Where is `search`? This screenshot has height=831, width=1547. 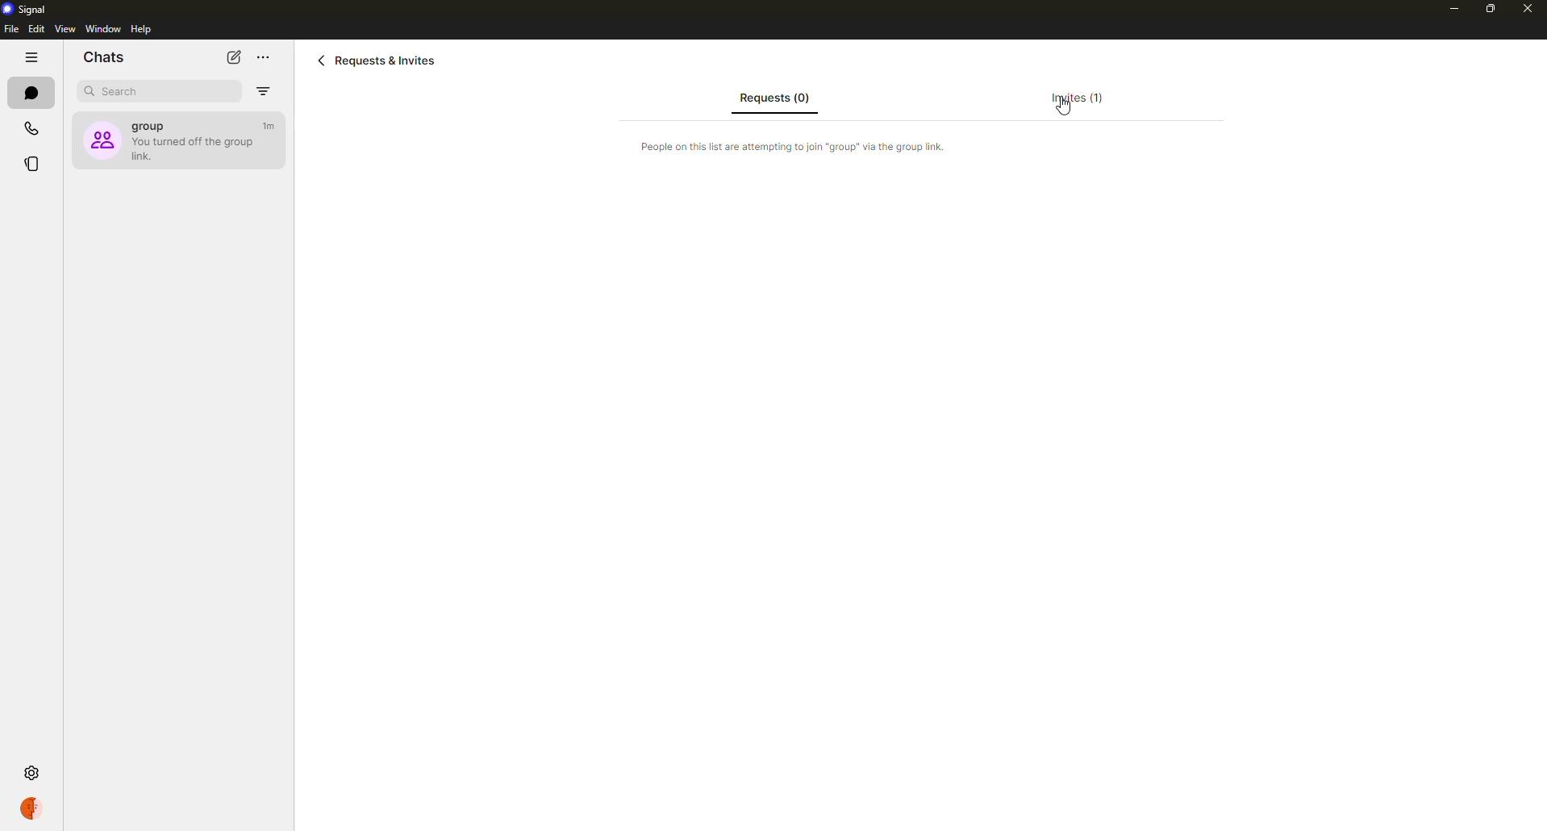 search is located at coordinates (124, 91).